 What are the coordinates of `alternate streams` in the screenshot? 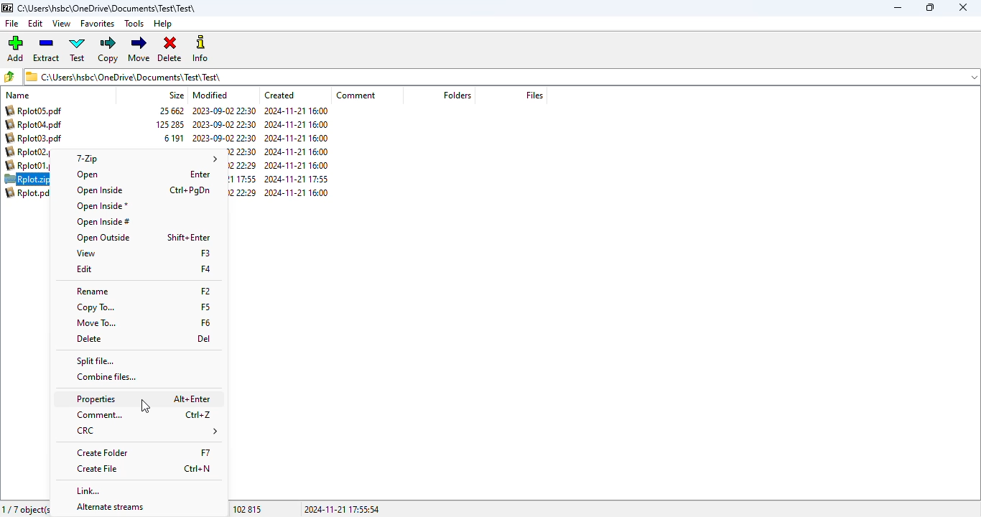 It's located at (111, 508).